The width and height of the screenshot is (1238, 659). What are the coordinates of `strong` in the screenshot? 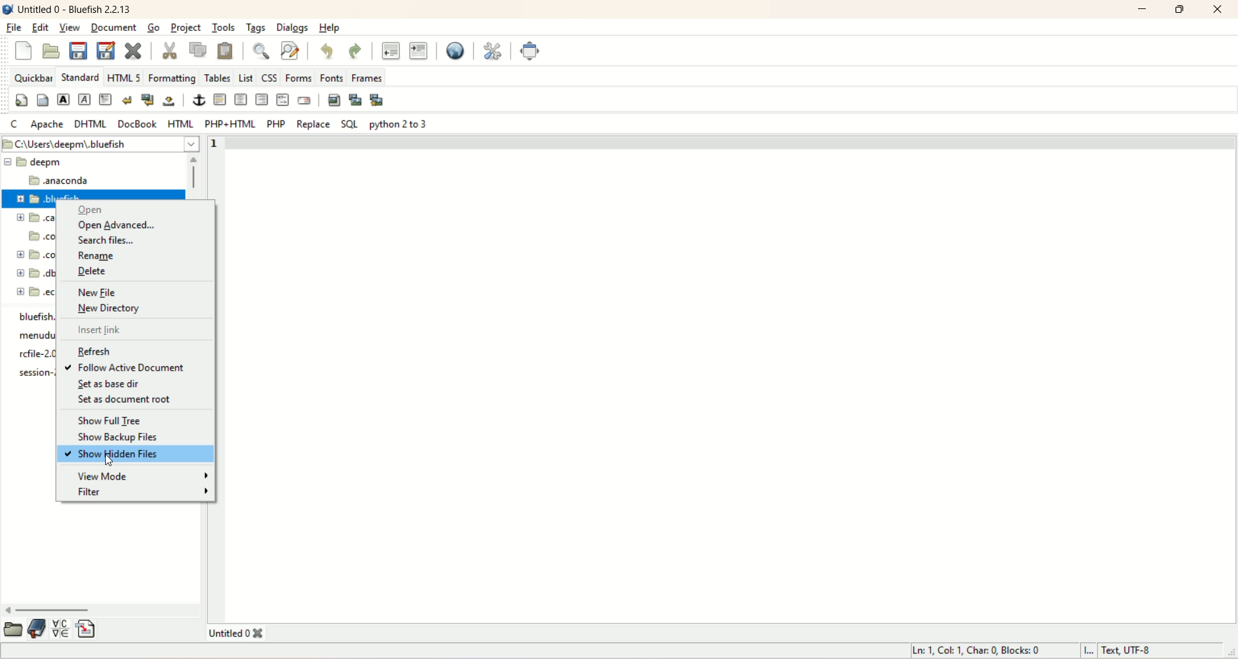 It's located at (64, 99).